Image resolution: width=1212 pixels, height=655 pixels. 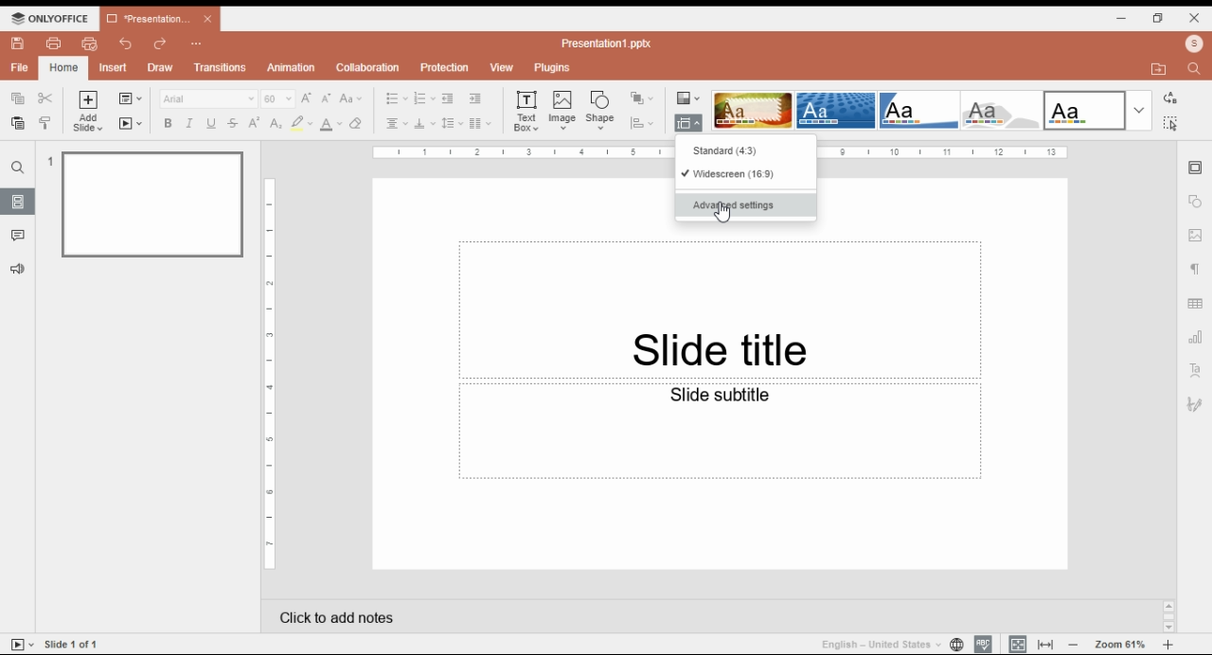 What do you see at coordinates (444, 68) in the screenshot?
I see `protection` at bounding box center [444, 68].